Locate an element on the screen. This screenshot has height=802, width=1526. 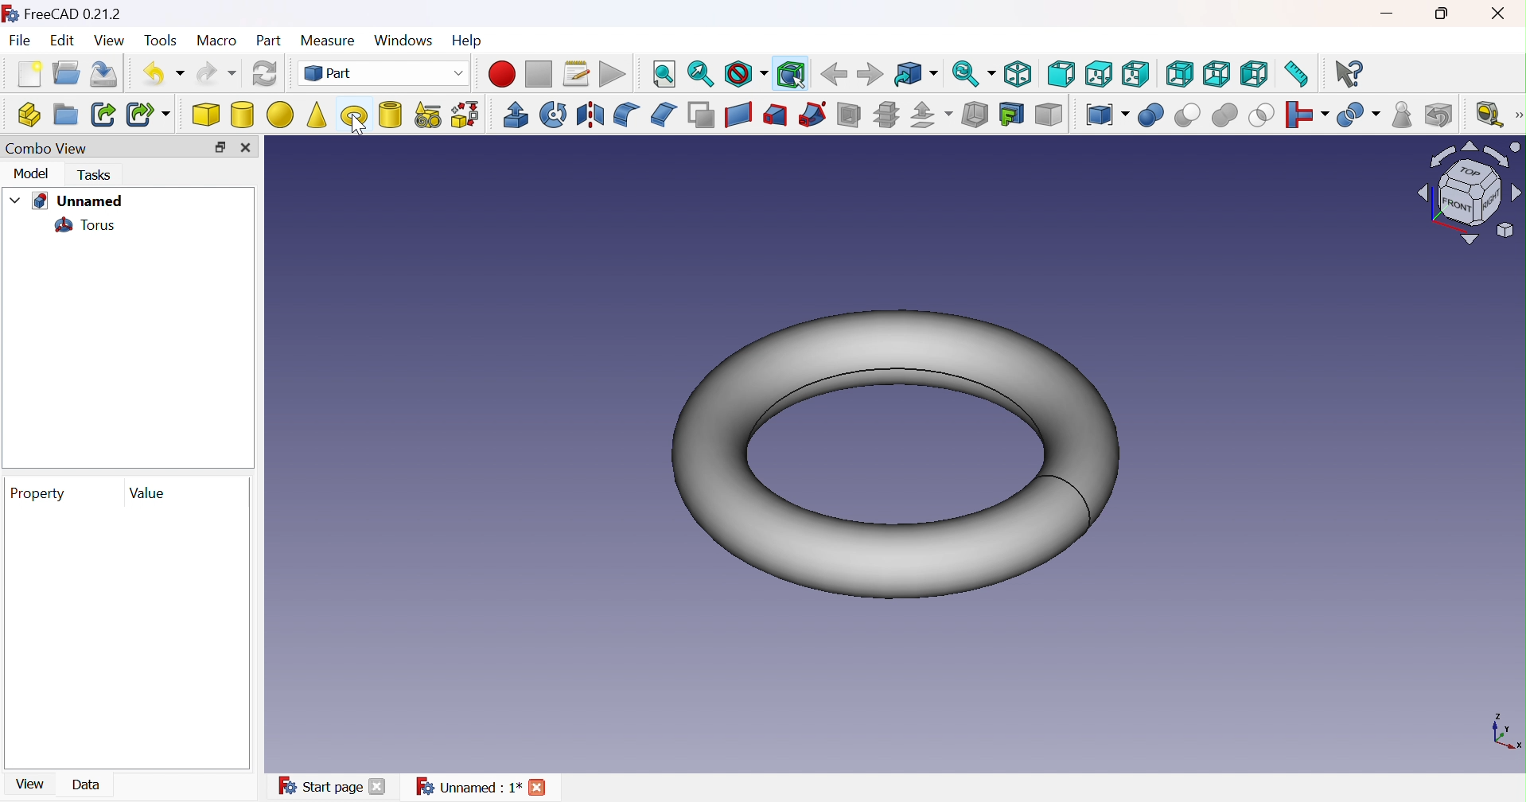
Shape builder is located at coordinates (468, 115).